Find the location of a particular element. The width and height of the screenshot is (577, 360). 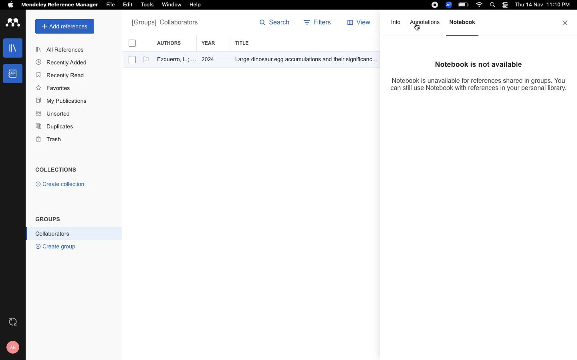

year is located at coordinates (213, 43).